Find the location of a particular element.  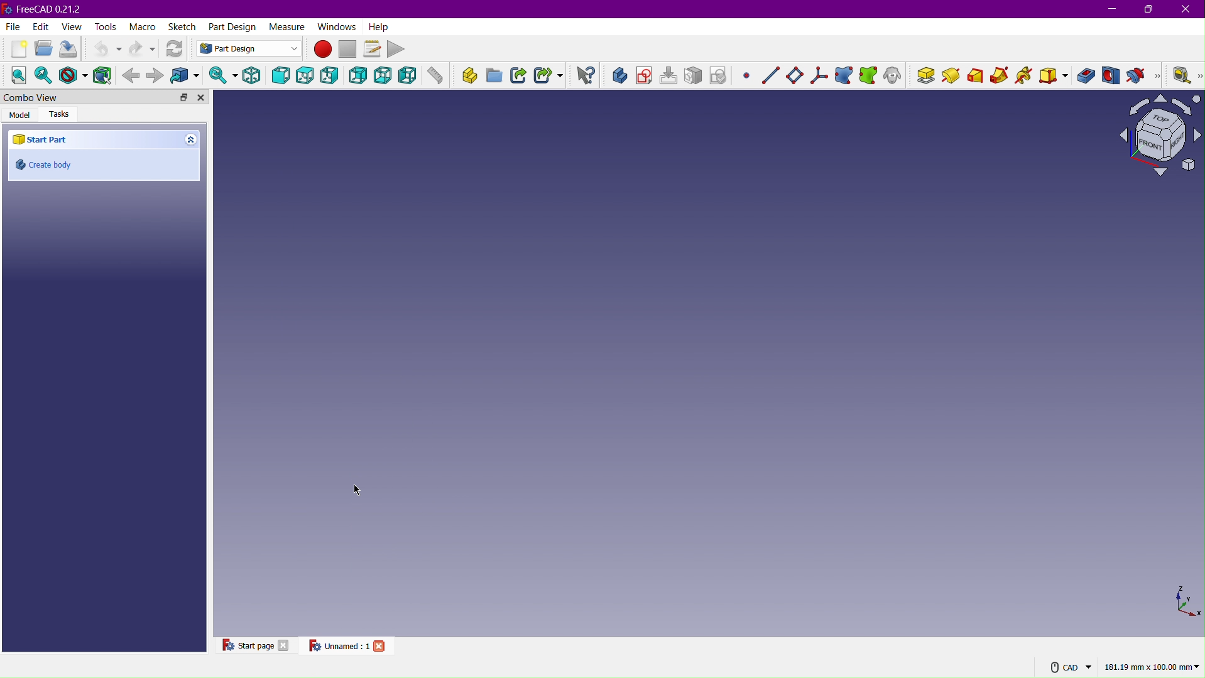

Go to linked object is located at coordinates (185, 76).